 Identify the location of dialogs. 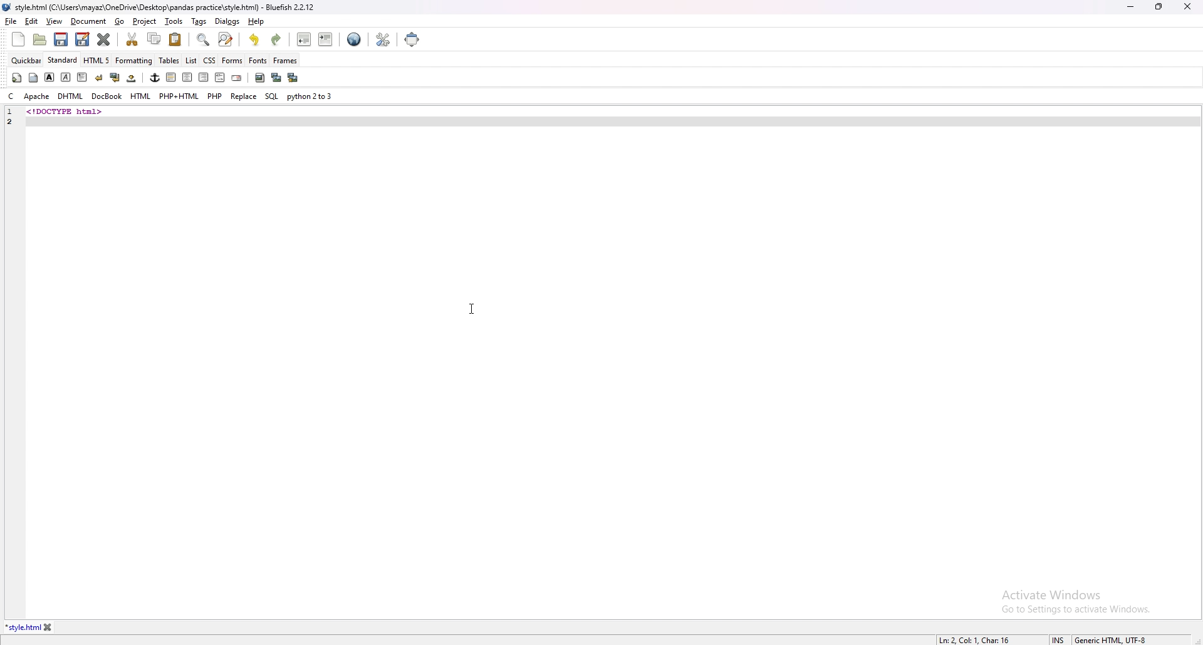
(227, 21).